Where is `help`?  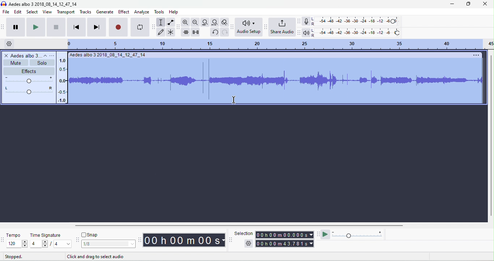 help is located at coordinates (174, 12).